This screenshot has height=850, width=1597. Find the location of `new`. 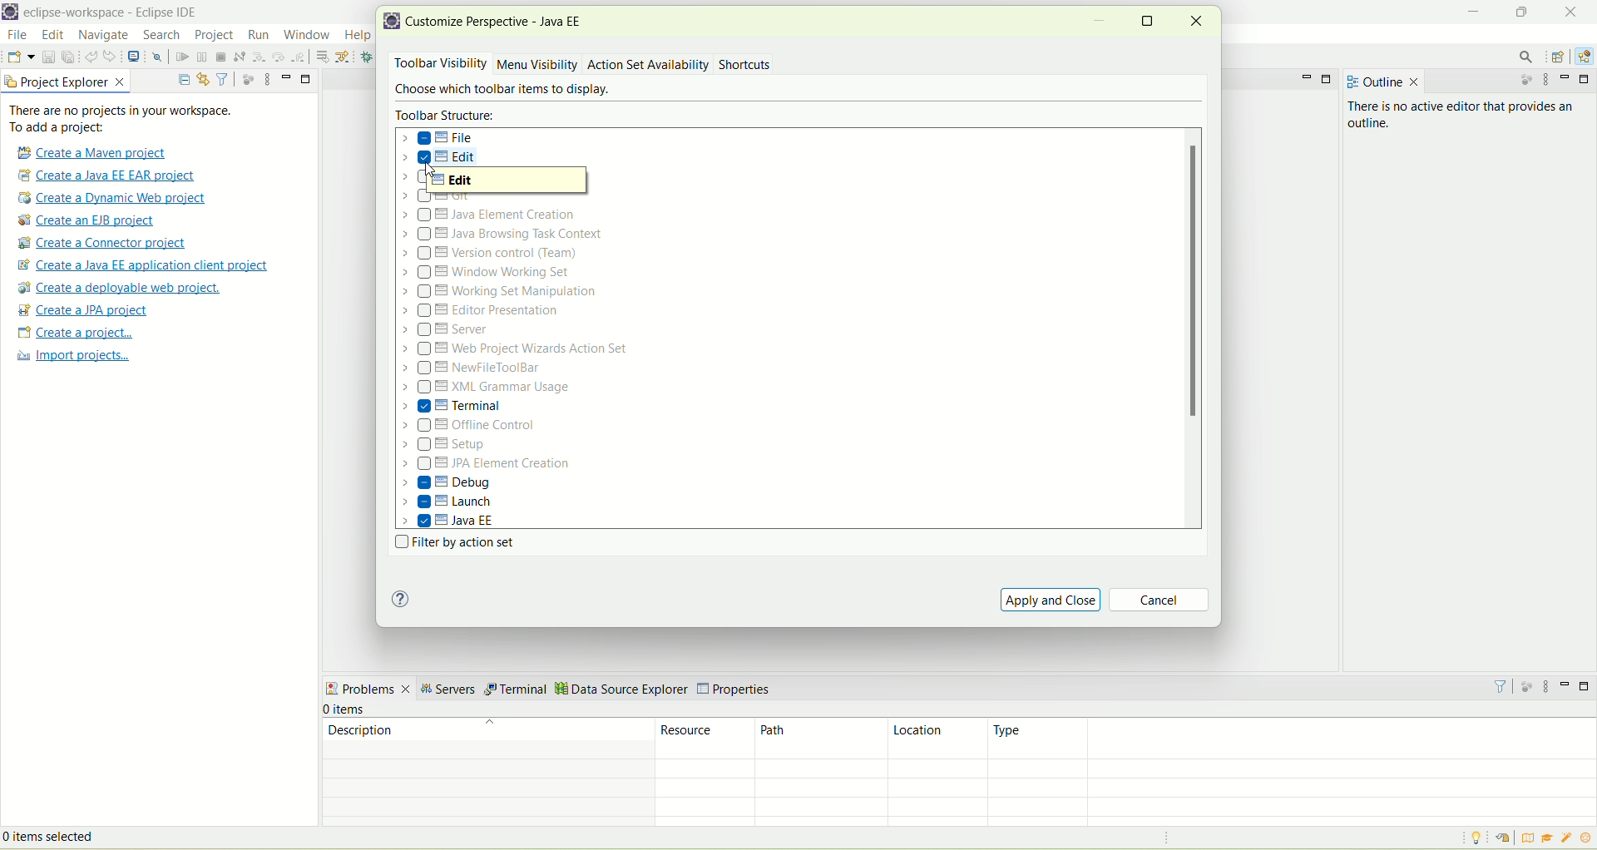

new is located at coordinates (20, 56).